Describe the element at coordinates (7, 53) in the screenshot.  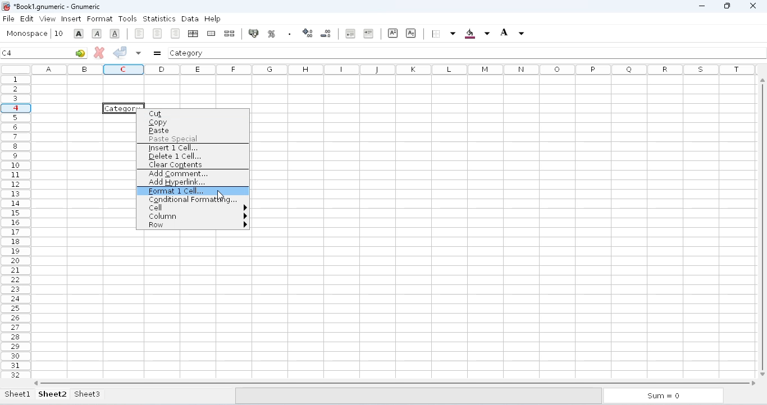
I see `C4` at that location.